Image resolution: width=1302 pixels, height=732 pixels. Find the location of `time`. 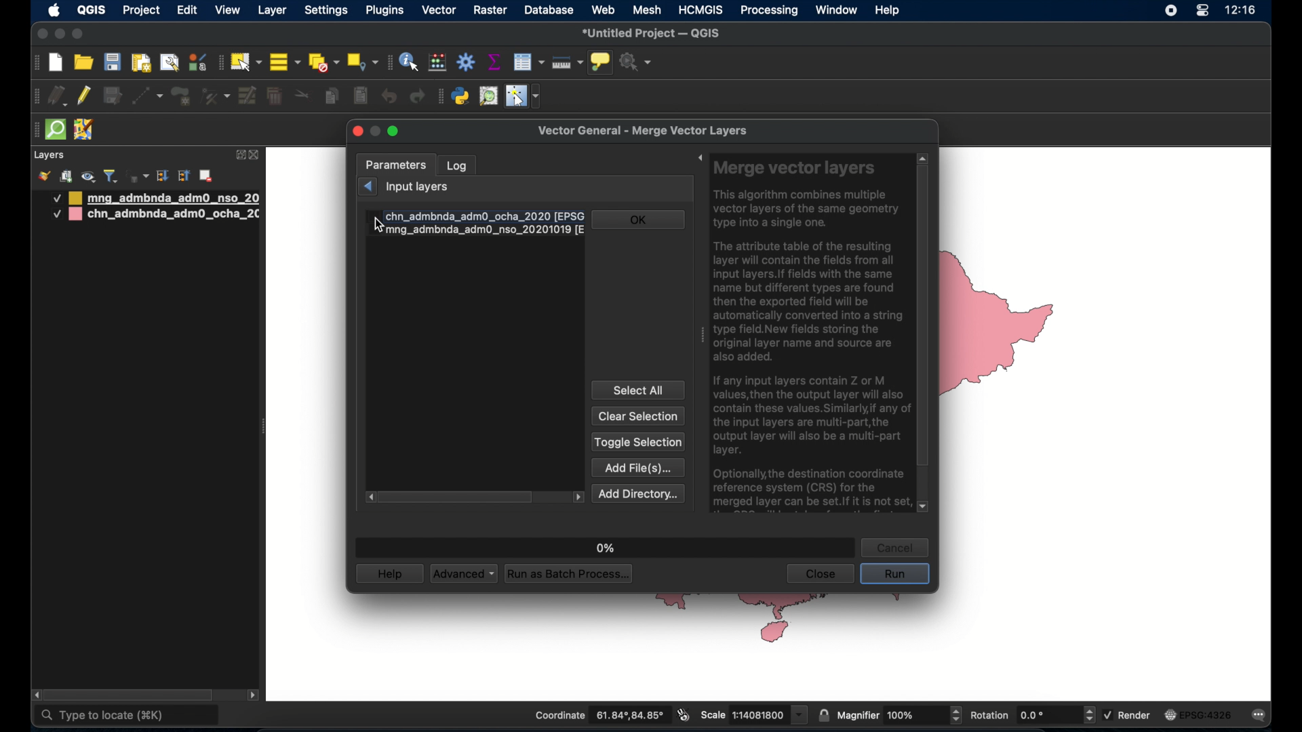

time is located at coordinates (1241, 12).